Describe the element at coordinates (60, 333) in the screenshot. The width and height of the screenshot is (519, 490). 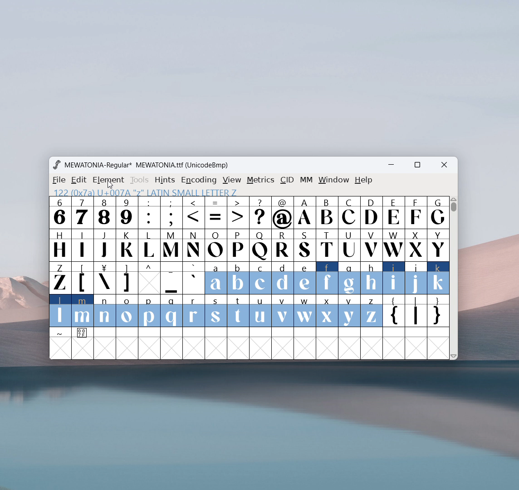
I see `~` at that location.